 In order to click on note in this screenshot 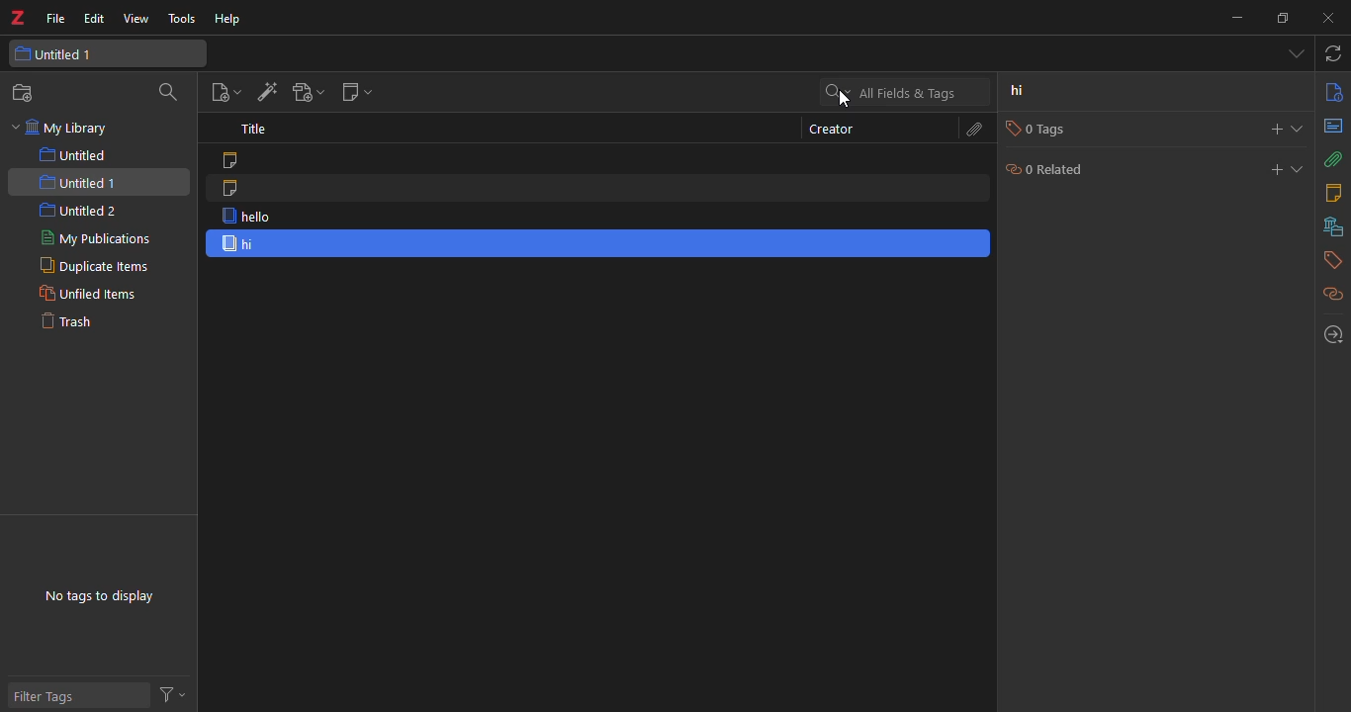, I will do `click(232, 188)`.